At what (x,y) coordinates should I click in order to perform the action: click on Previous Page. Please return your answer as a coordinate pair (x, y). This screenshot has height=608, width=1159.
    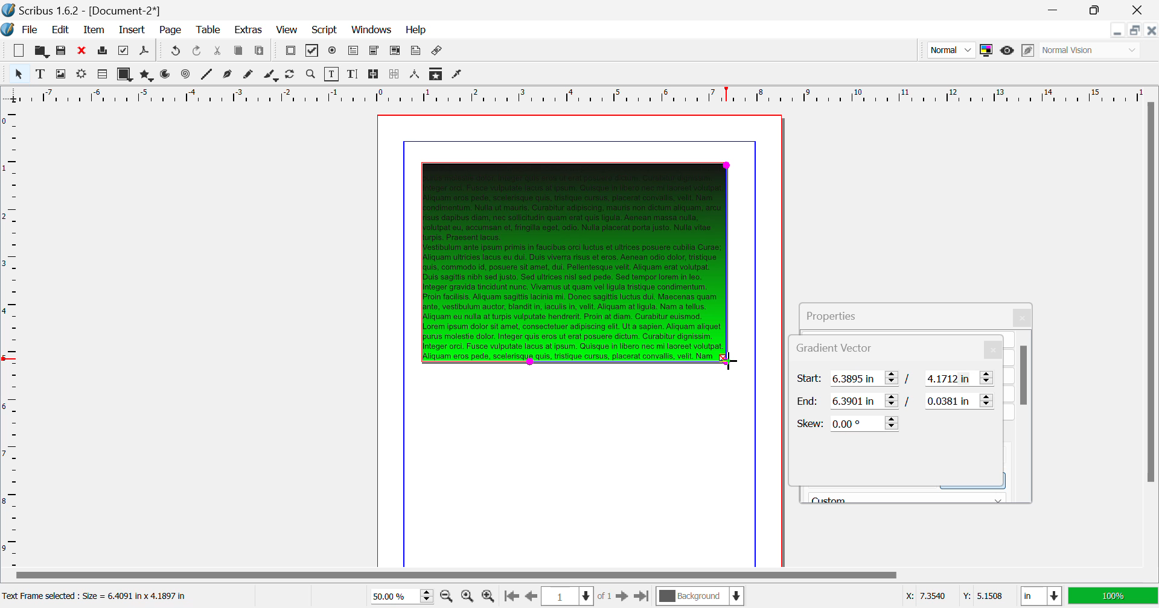
    Looking at the image, I should click on (530, 597).